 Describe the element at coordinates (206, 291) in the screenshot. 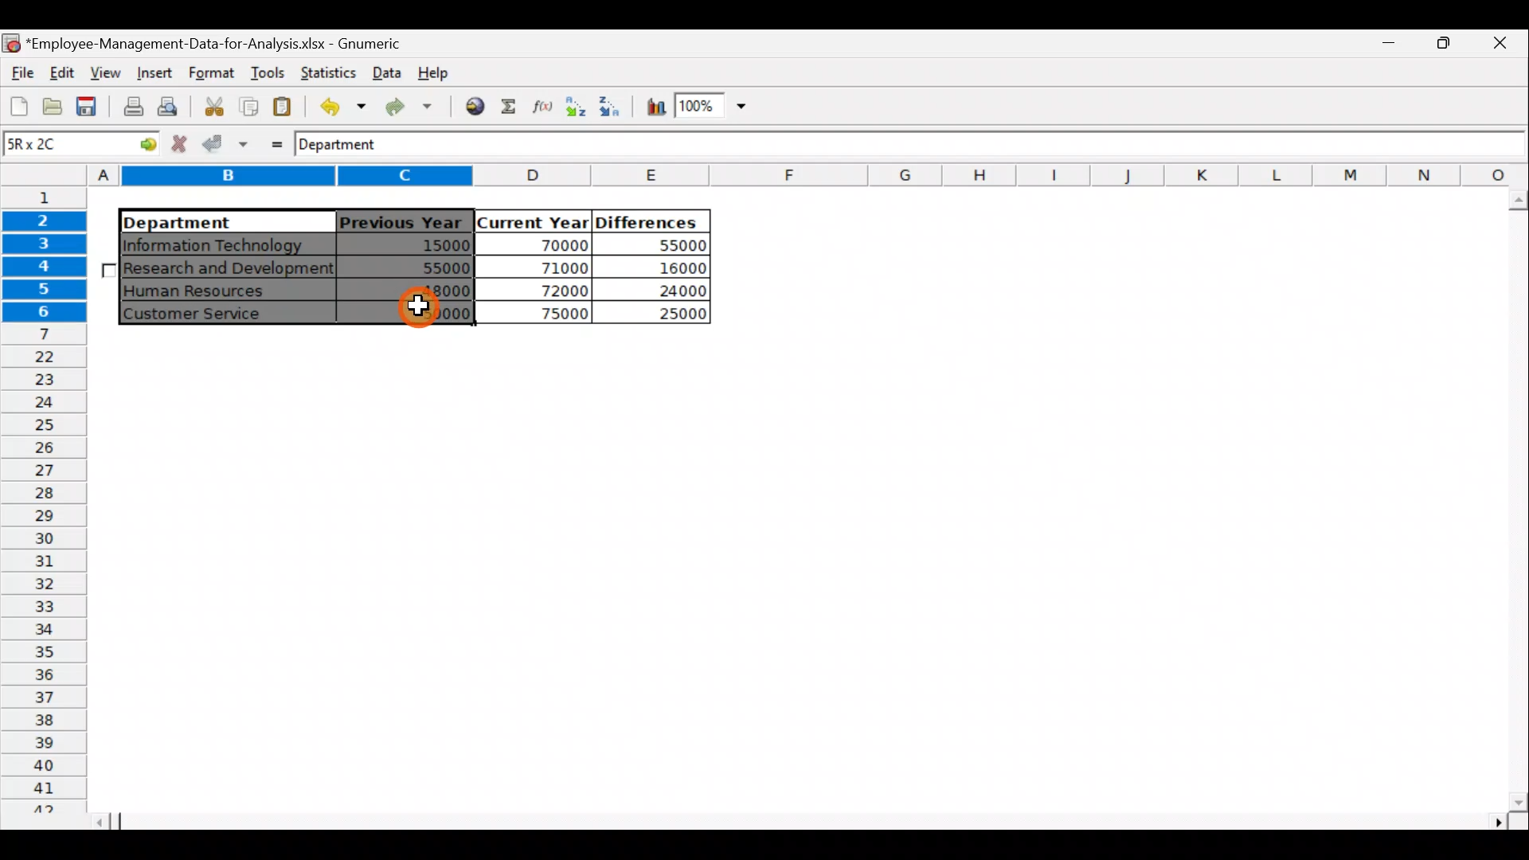

I see `Human Resources` at that location.